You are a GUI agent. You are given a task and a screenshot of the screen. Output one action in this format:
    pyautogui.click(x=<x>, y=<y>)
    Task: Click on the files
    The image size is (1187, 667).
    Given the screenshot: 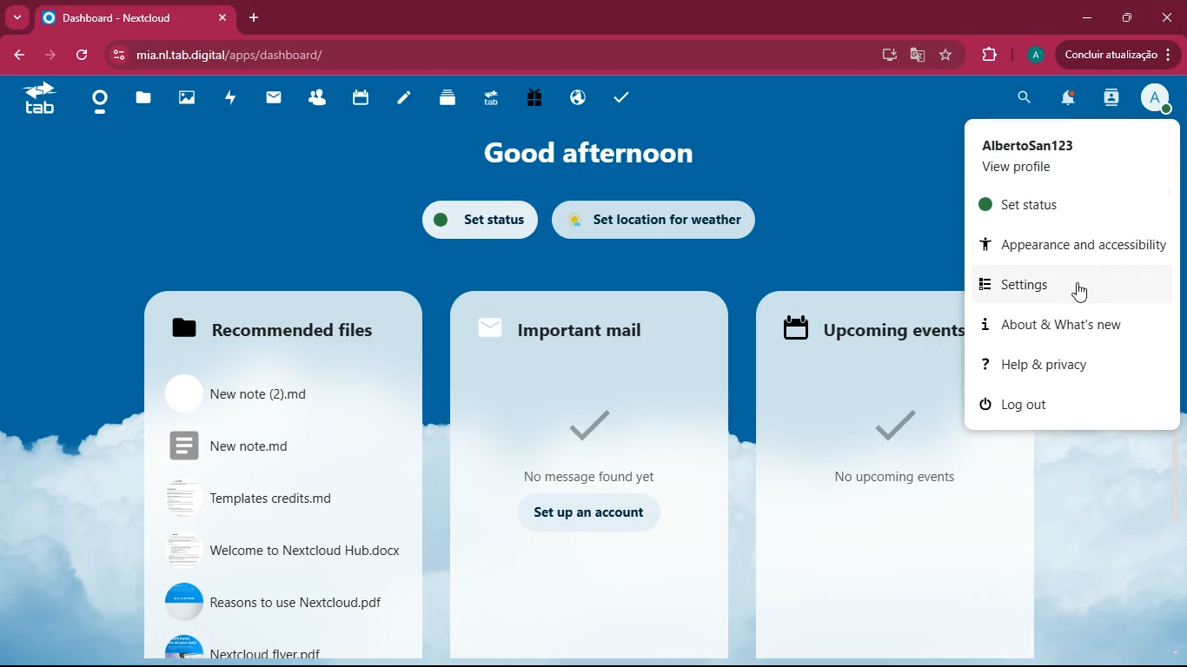 What is the action you would take?
    pyautogui.click(x=143, y=99)
    